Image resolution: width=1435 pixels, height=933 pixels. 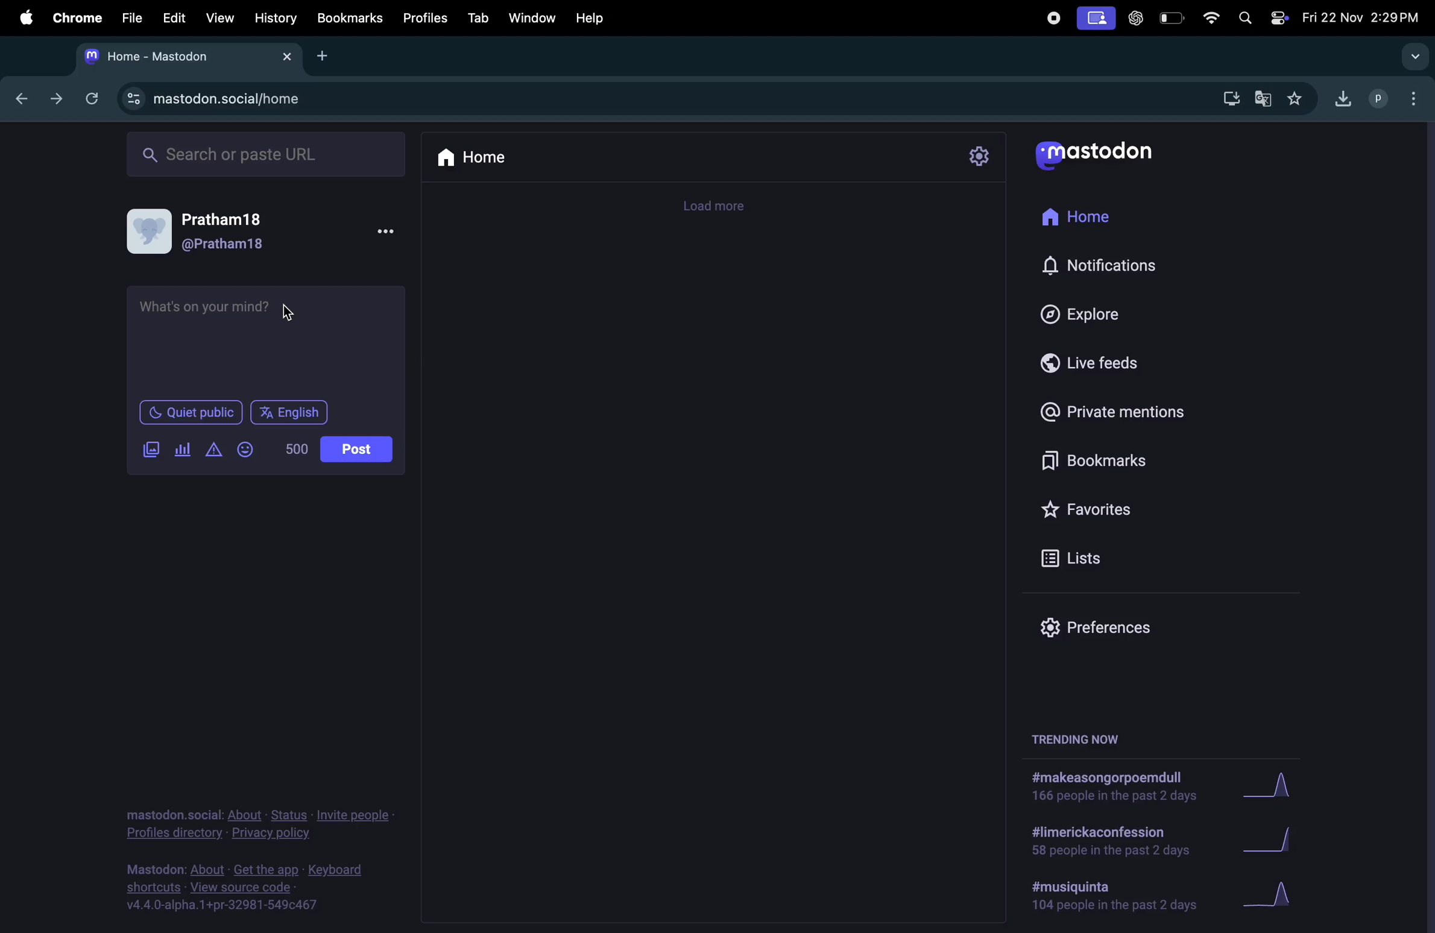 What do you see at coordinates (1083, 738) in the screenshot?
I see `trending now` at bounding box center [1083, 738].